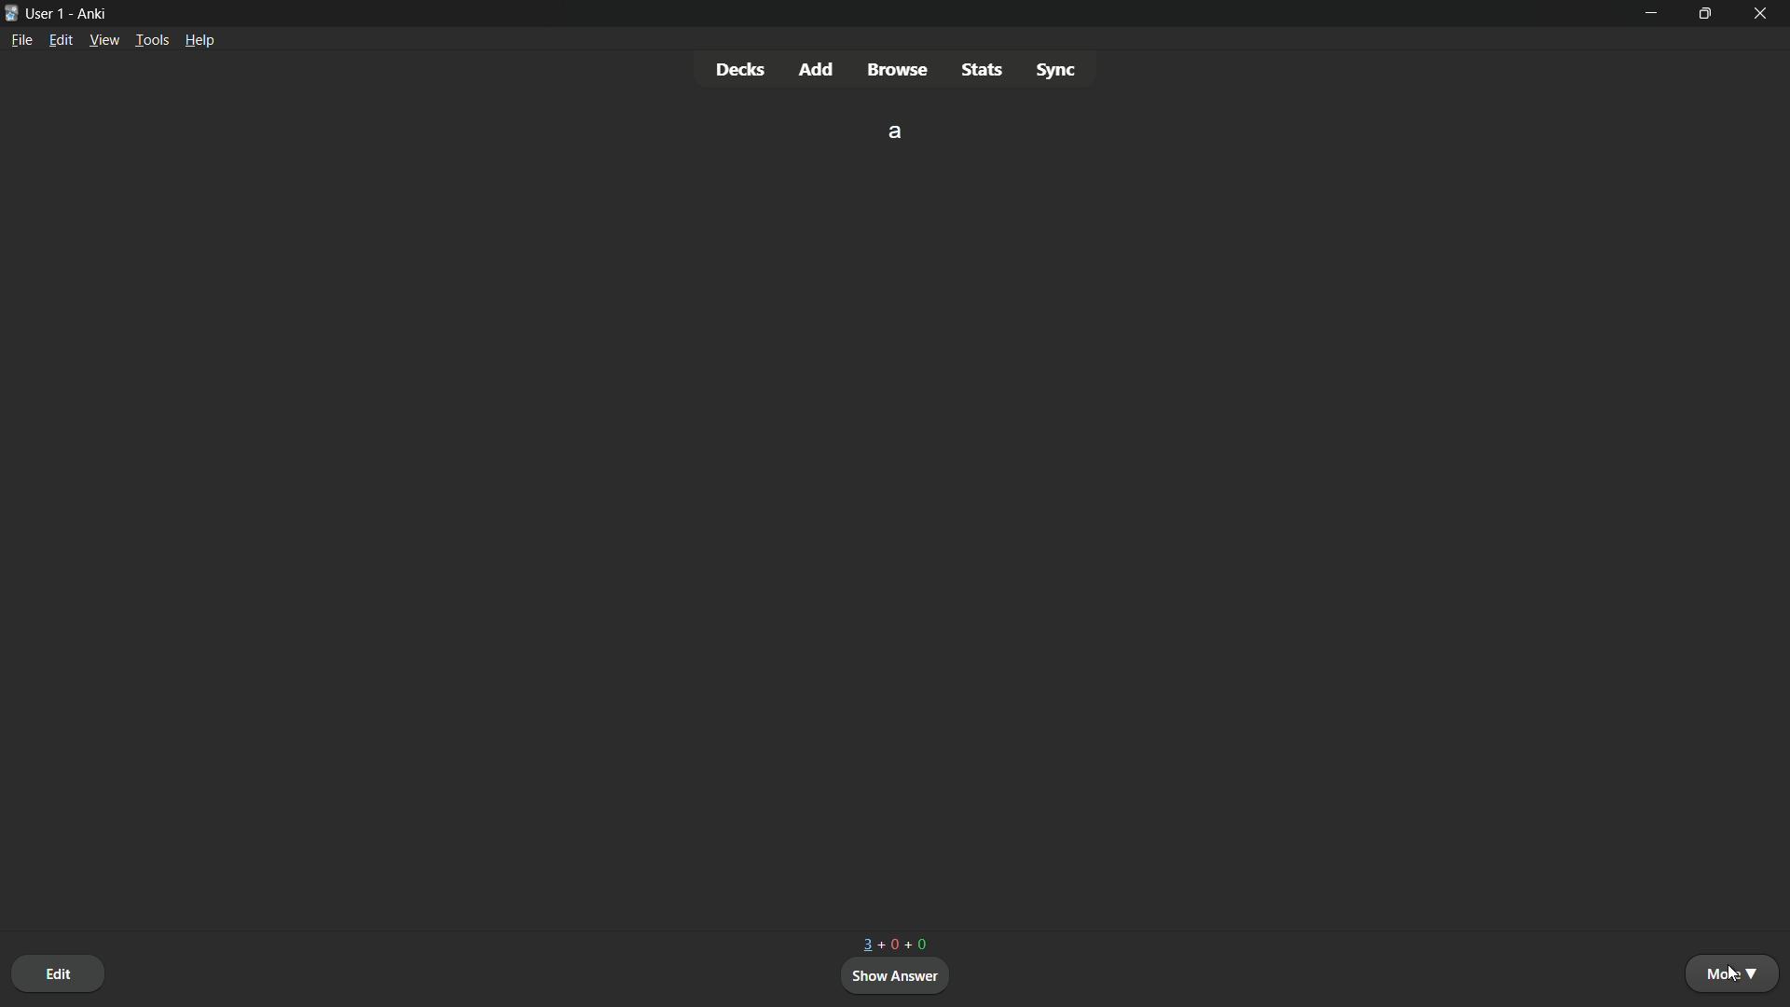  Describe the element at coordinates (152, 40) in the screenshot. I see `tools menu` at that location.